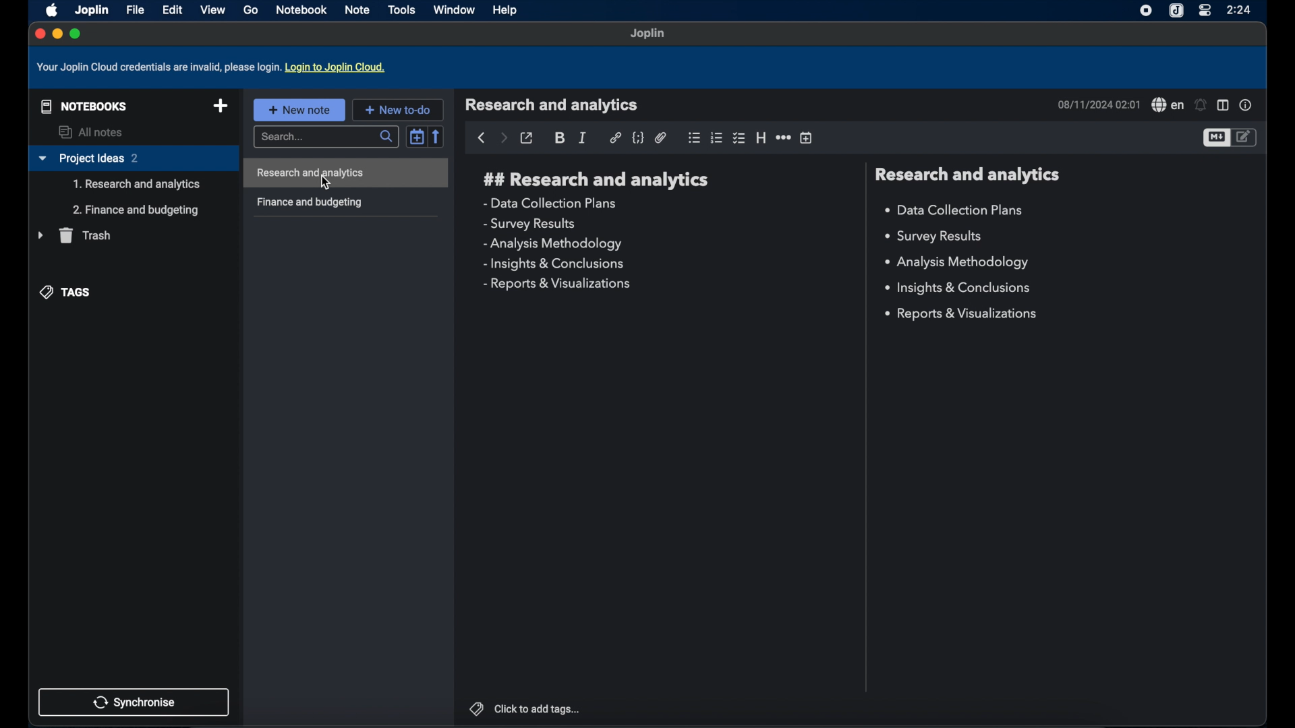  Describe the element at coordinates (761, 138) in the screenshot. I see `heading` at that location.